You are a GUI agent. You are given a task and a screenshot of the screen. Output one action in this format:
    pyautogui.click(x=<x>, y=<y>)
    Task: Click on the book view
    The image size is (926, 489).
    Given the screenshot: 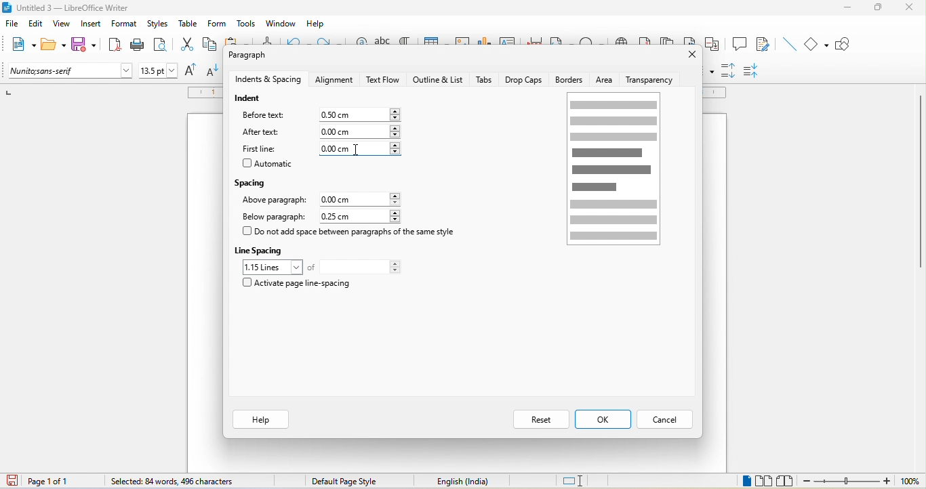 What is the action you would take?
    pyautogui.click(x=788, y=481)
    